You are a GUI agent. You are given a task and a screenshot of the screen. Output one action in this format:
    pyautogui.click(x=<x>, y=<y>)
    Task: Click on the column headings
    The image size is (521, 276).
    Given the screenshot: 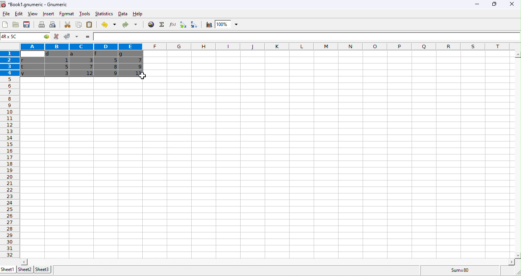 What is the action you would take?
    pyautogui.click(x=258, y=47)
    